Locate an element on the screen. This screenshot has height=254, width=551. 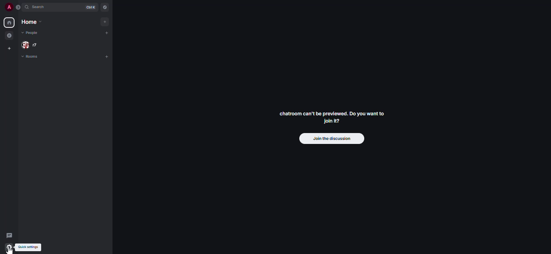
search is located at coordinates (41, 8).